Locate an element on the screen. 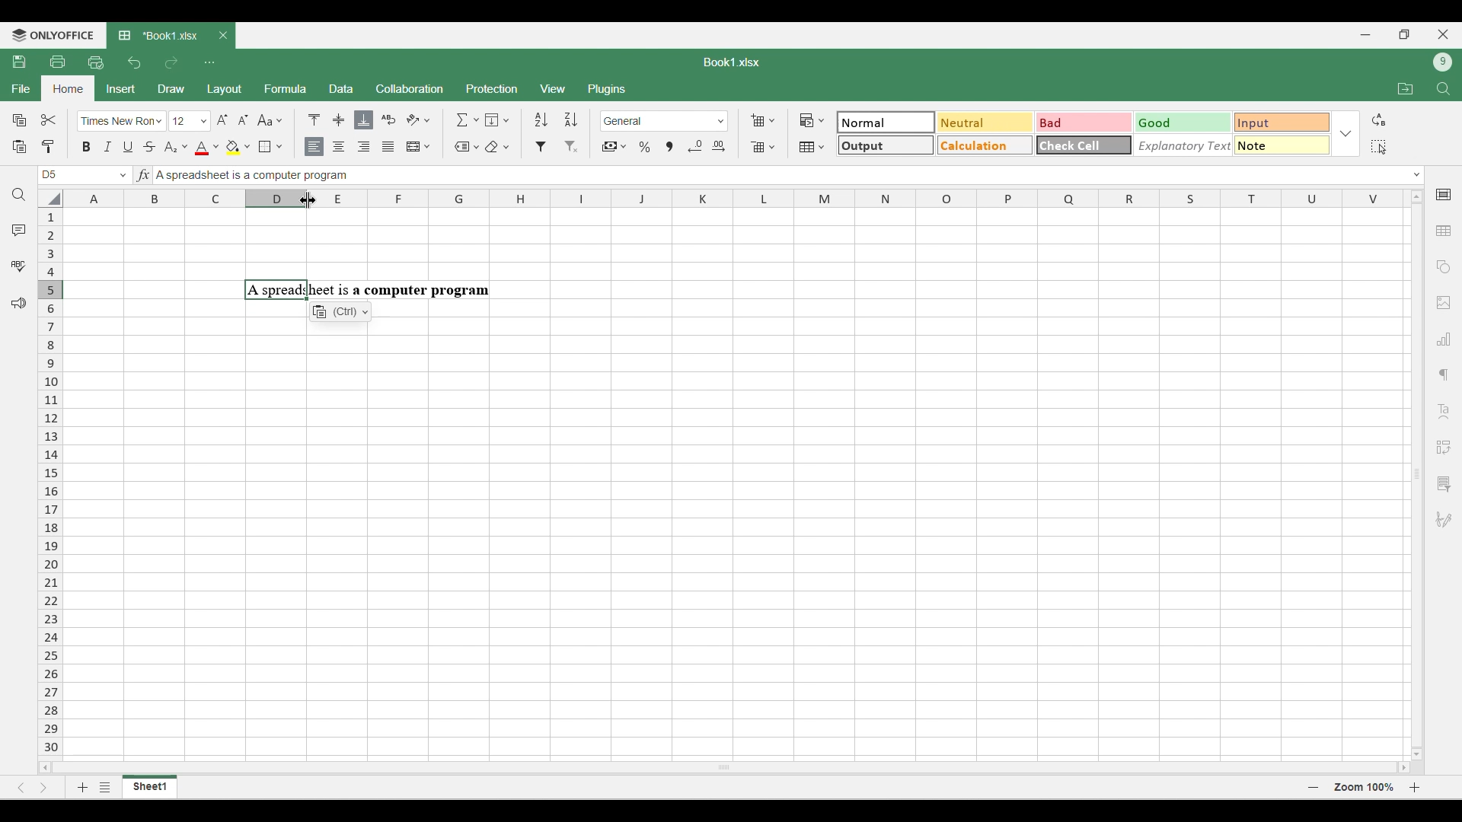 Image resolution: width=1462 pixels, height=822 pixels. Fill color is located at coordinates (238, 148).